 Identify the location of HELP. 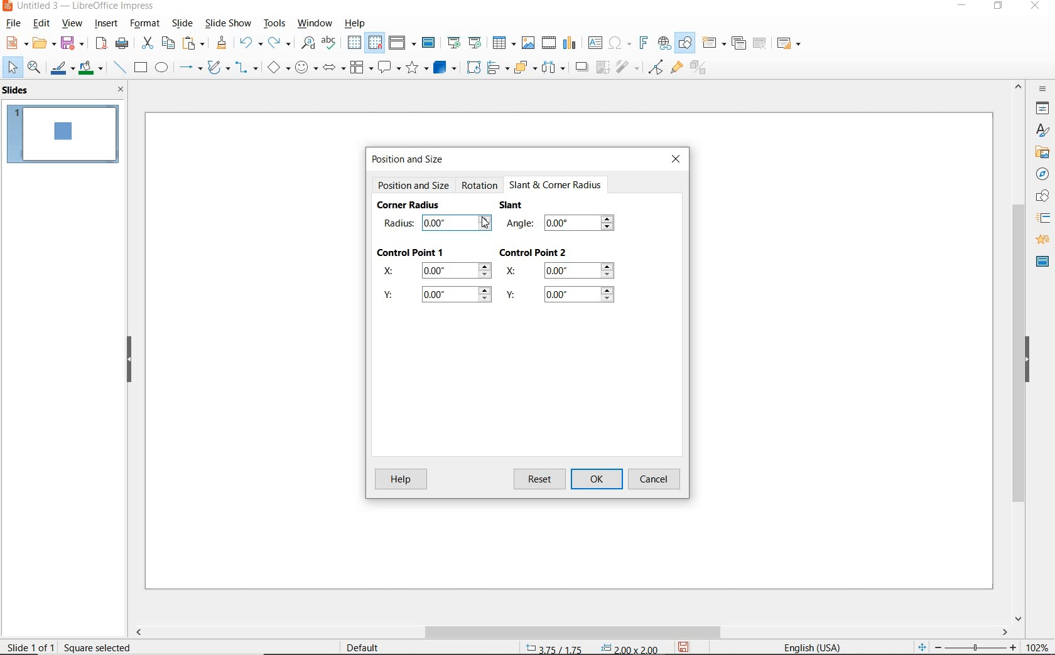
(401, 479).